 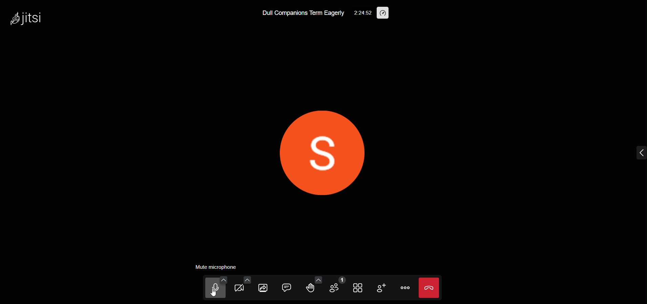 What do you see at coordinates (321, 152) in the screenshot?
I see `display picture` at bounding box center [321, 152].